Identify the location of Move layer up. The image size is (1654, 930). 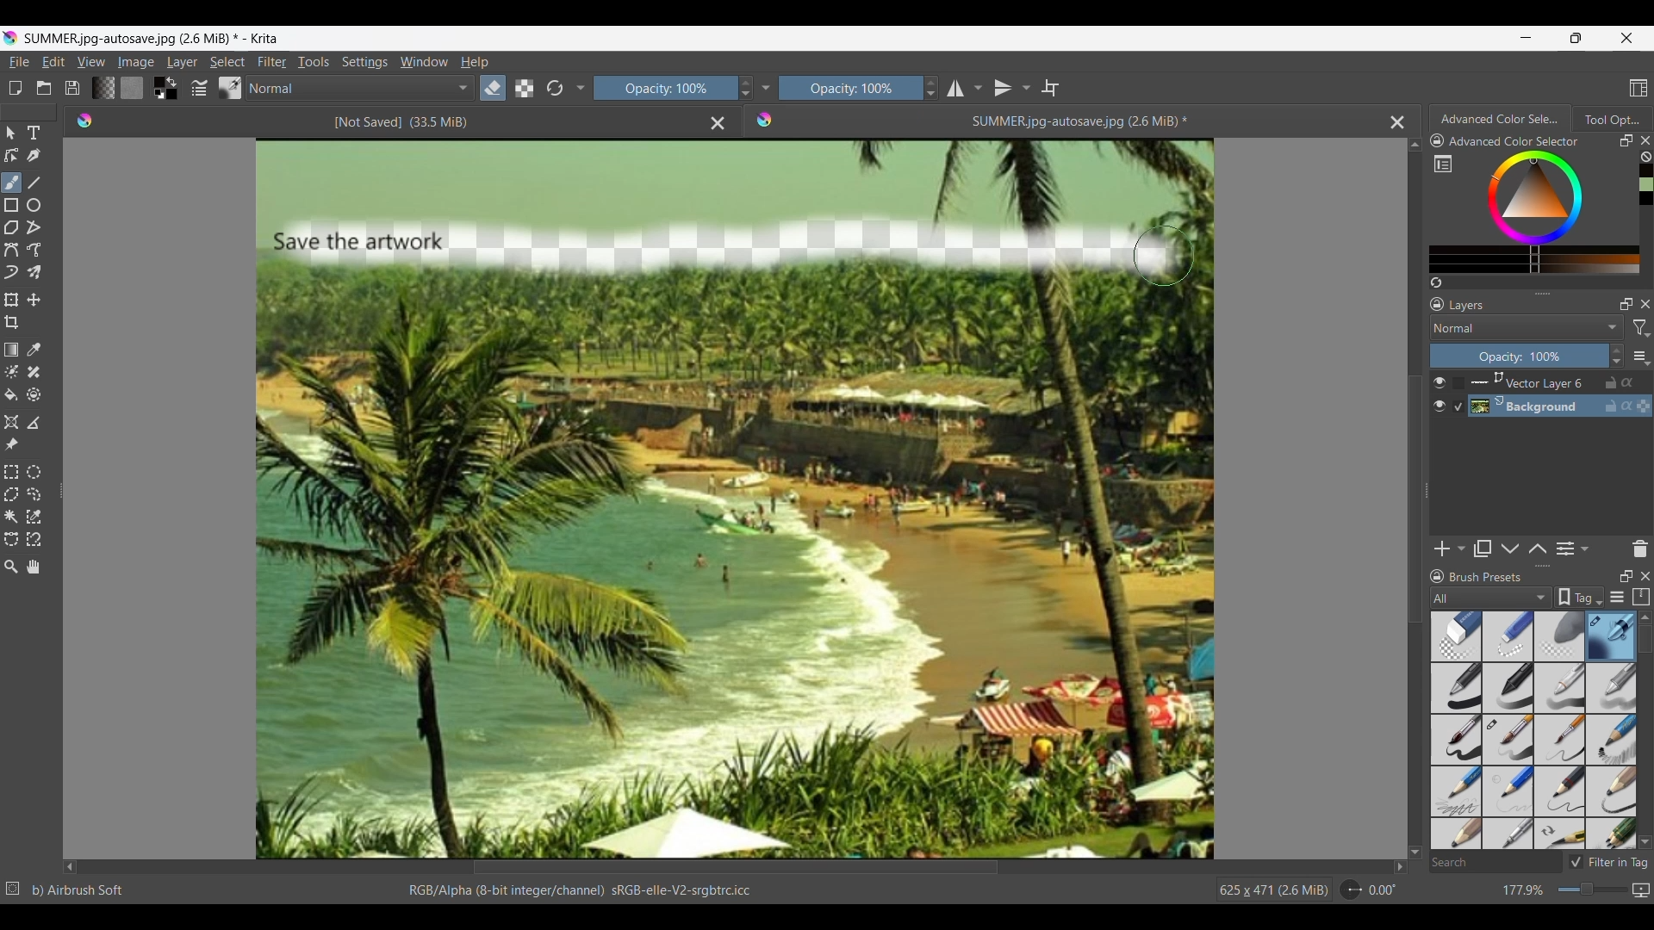
(1538, 548).